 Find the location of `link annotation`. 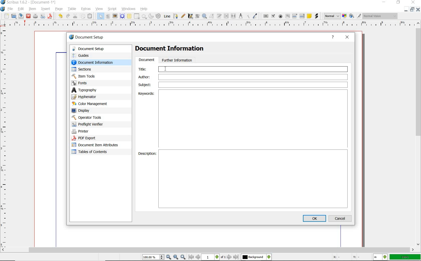

link annotation is located at coordinates (316, 16).